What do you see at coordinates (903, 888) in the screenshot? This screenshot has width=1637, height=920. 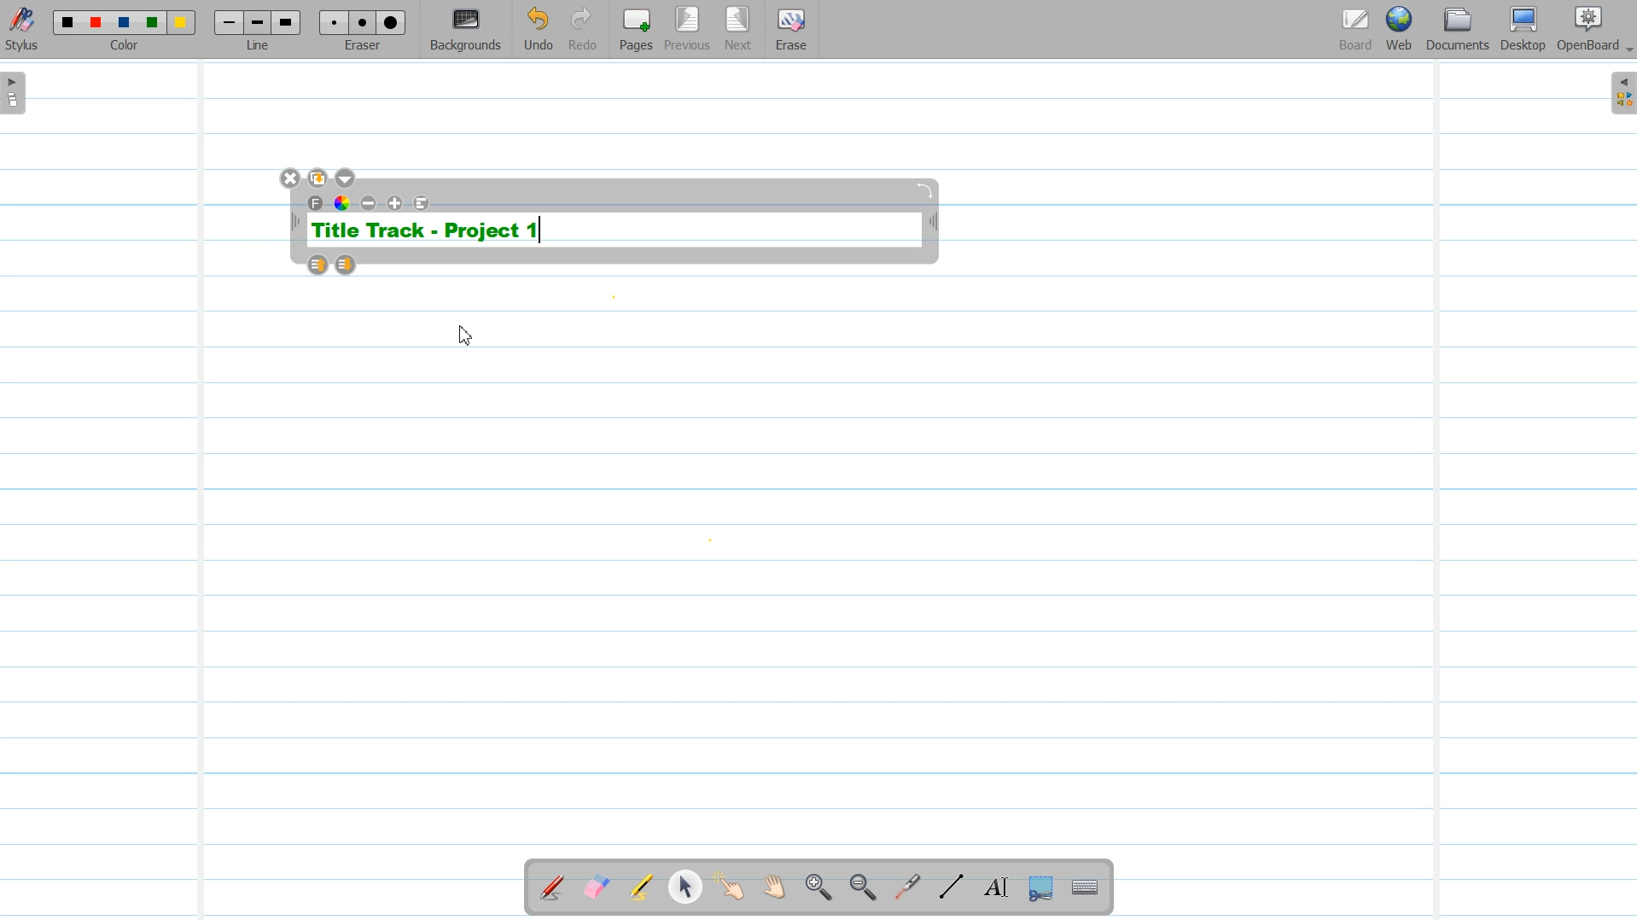 I see `Virtual Laser Pointer` at bounding box center [903, 888].